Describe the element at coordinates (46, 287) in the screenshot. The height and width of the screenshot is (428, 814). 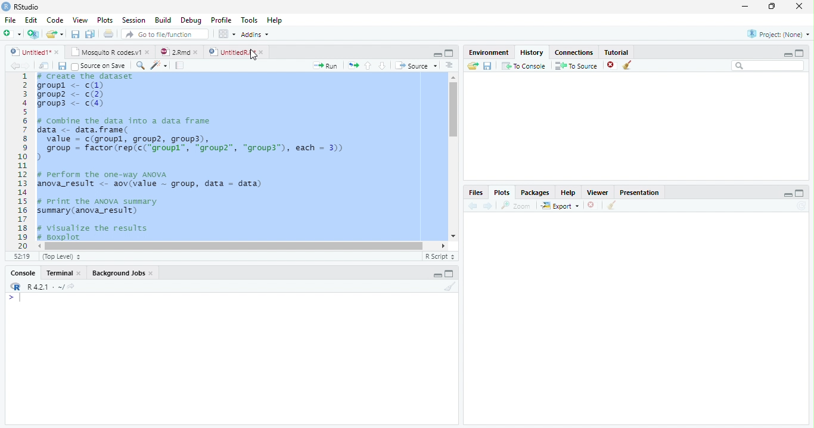
I see `R 4.2.1 ~/` at that location.